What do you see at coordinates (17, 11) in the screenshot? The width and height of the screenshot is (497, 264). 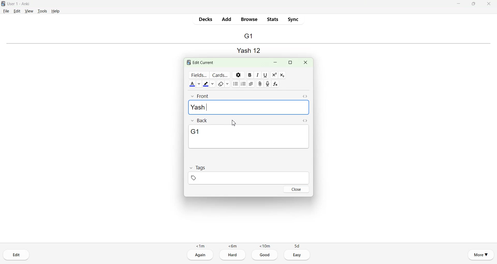 I see `Edit` at bounding box center [17, 11].